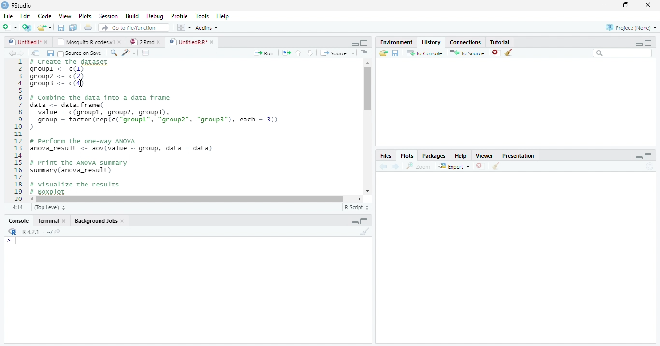  I want to click on Delete file, so click(497, 53).